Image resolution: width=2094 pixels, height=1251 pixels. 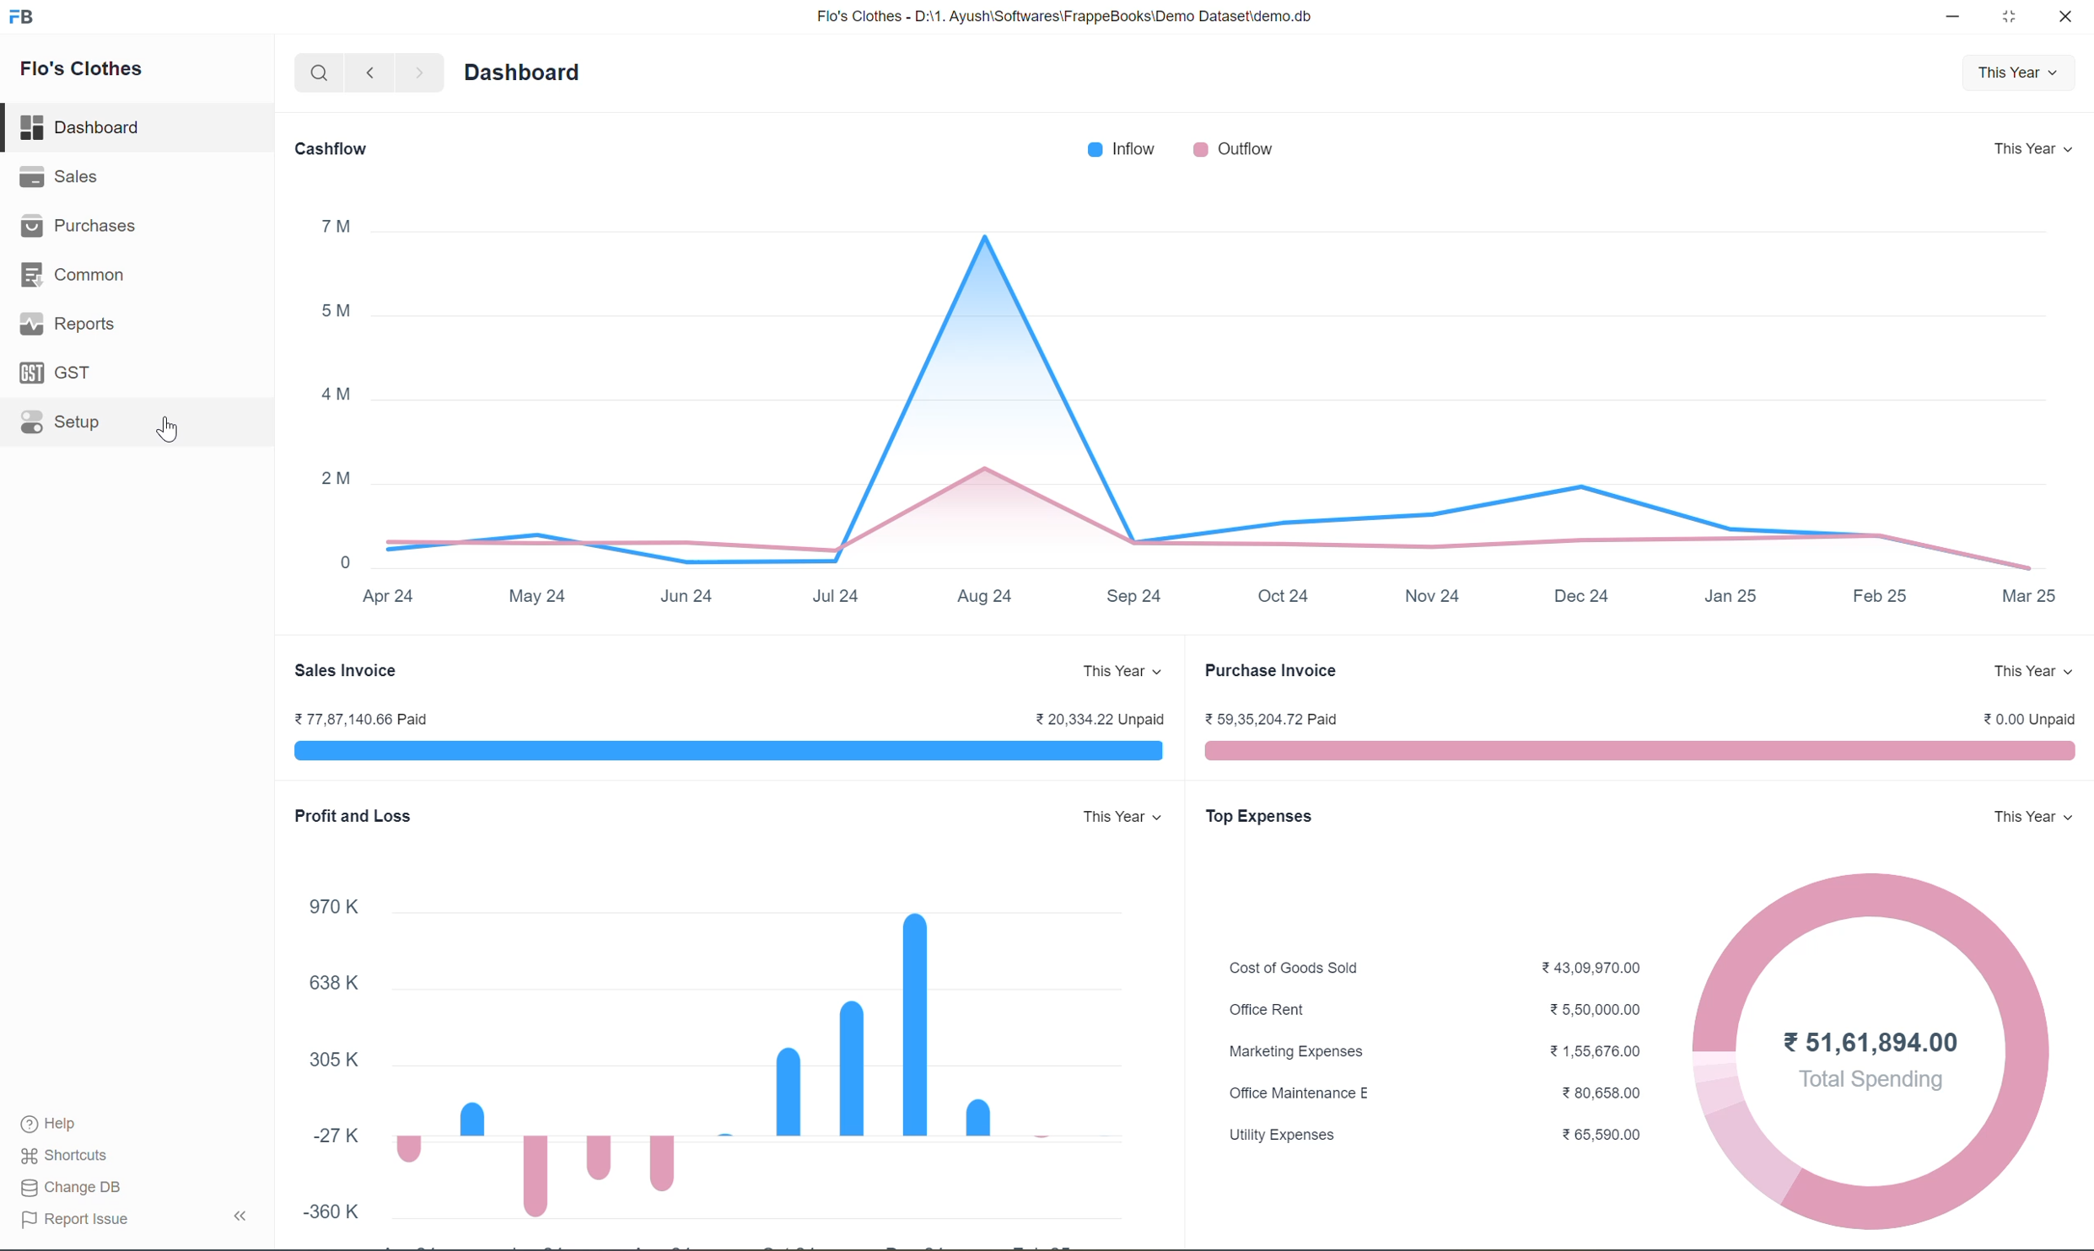 What do you see at coordinates (2032, 818) in the screenshot?
I see `This Year ` at bounding box center [2032, 818].